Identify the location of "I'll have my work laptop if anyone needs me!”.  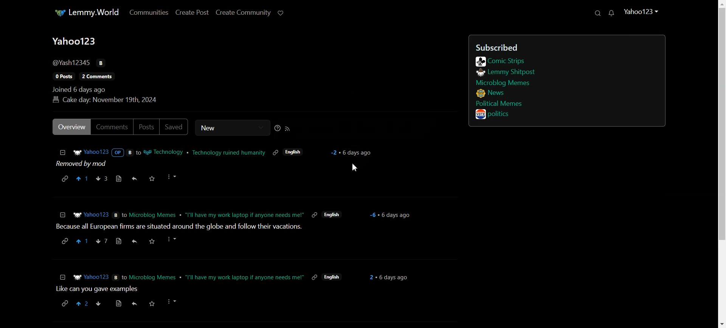
(245, 277).